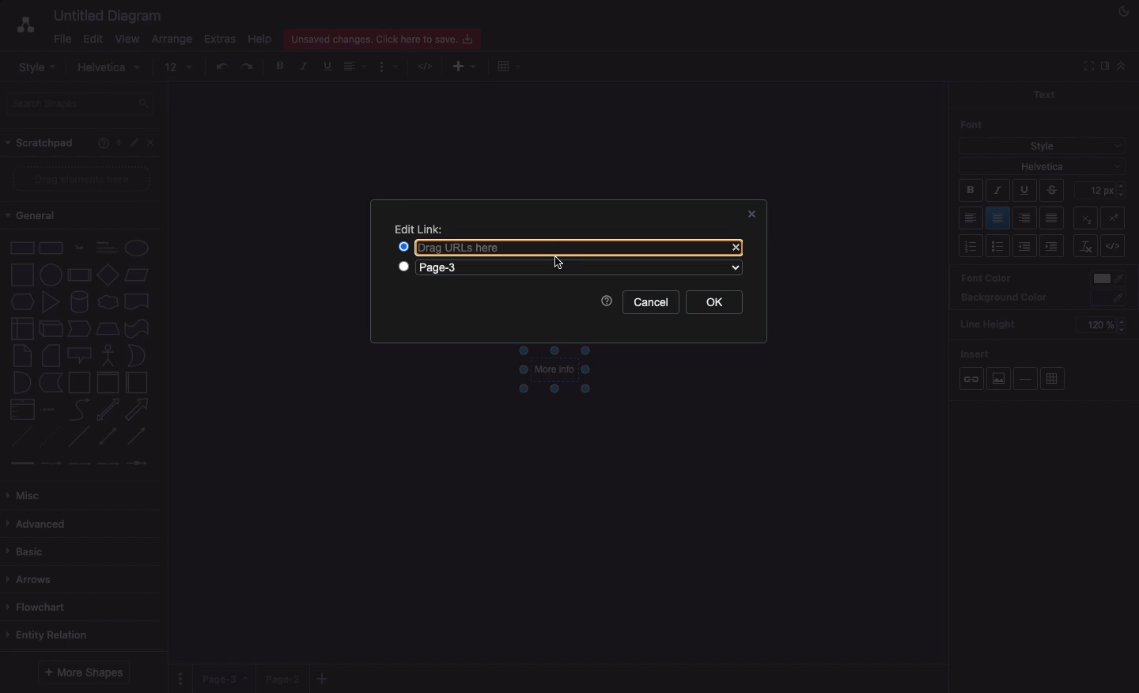 Image resolution: width=1139 pixels, height=693 pixels. What do you see at coordinates (44, 608) in the screenshot?
I see `Flowchart` at bounding box center [44, 608].